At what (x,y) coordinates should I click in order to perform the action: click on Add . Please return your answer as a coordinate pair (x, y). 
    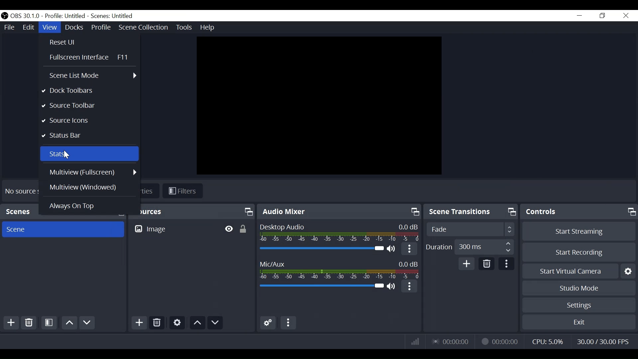
    Looking at the image, I should click on (467, 264).